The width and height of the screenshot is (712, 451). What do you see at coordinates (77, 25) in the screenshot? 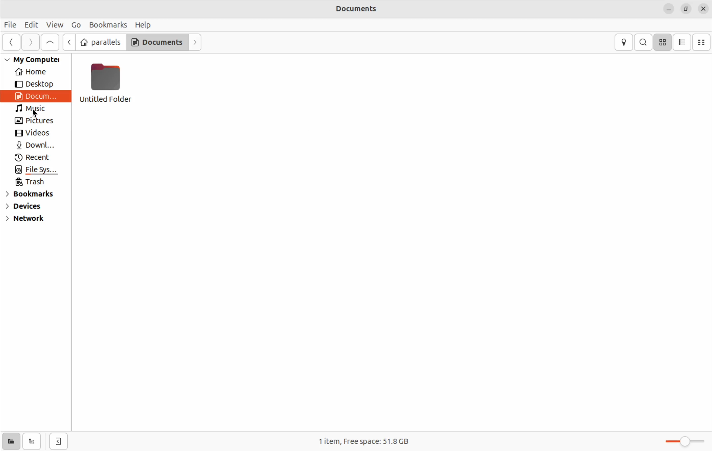
I see `Go` at bounding box center [77, 25].